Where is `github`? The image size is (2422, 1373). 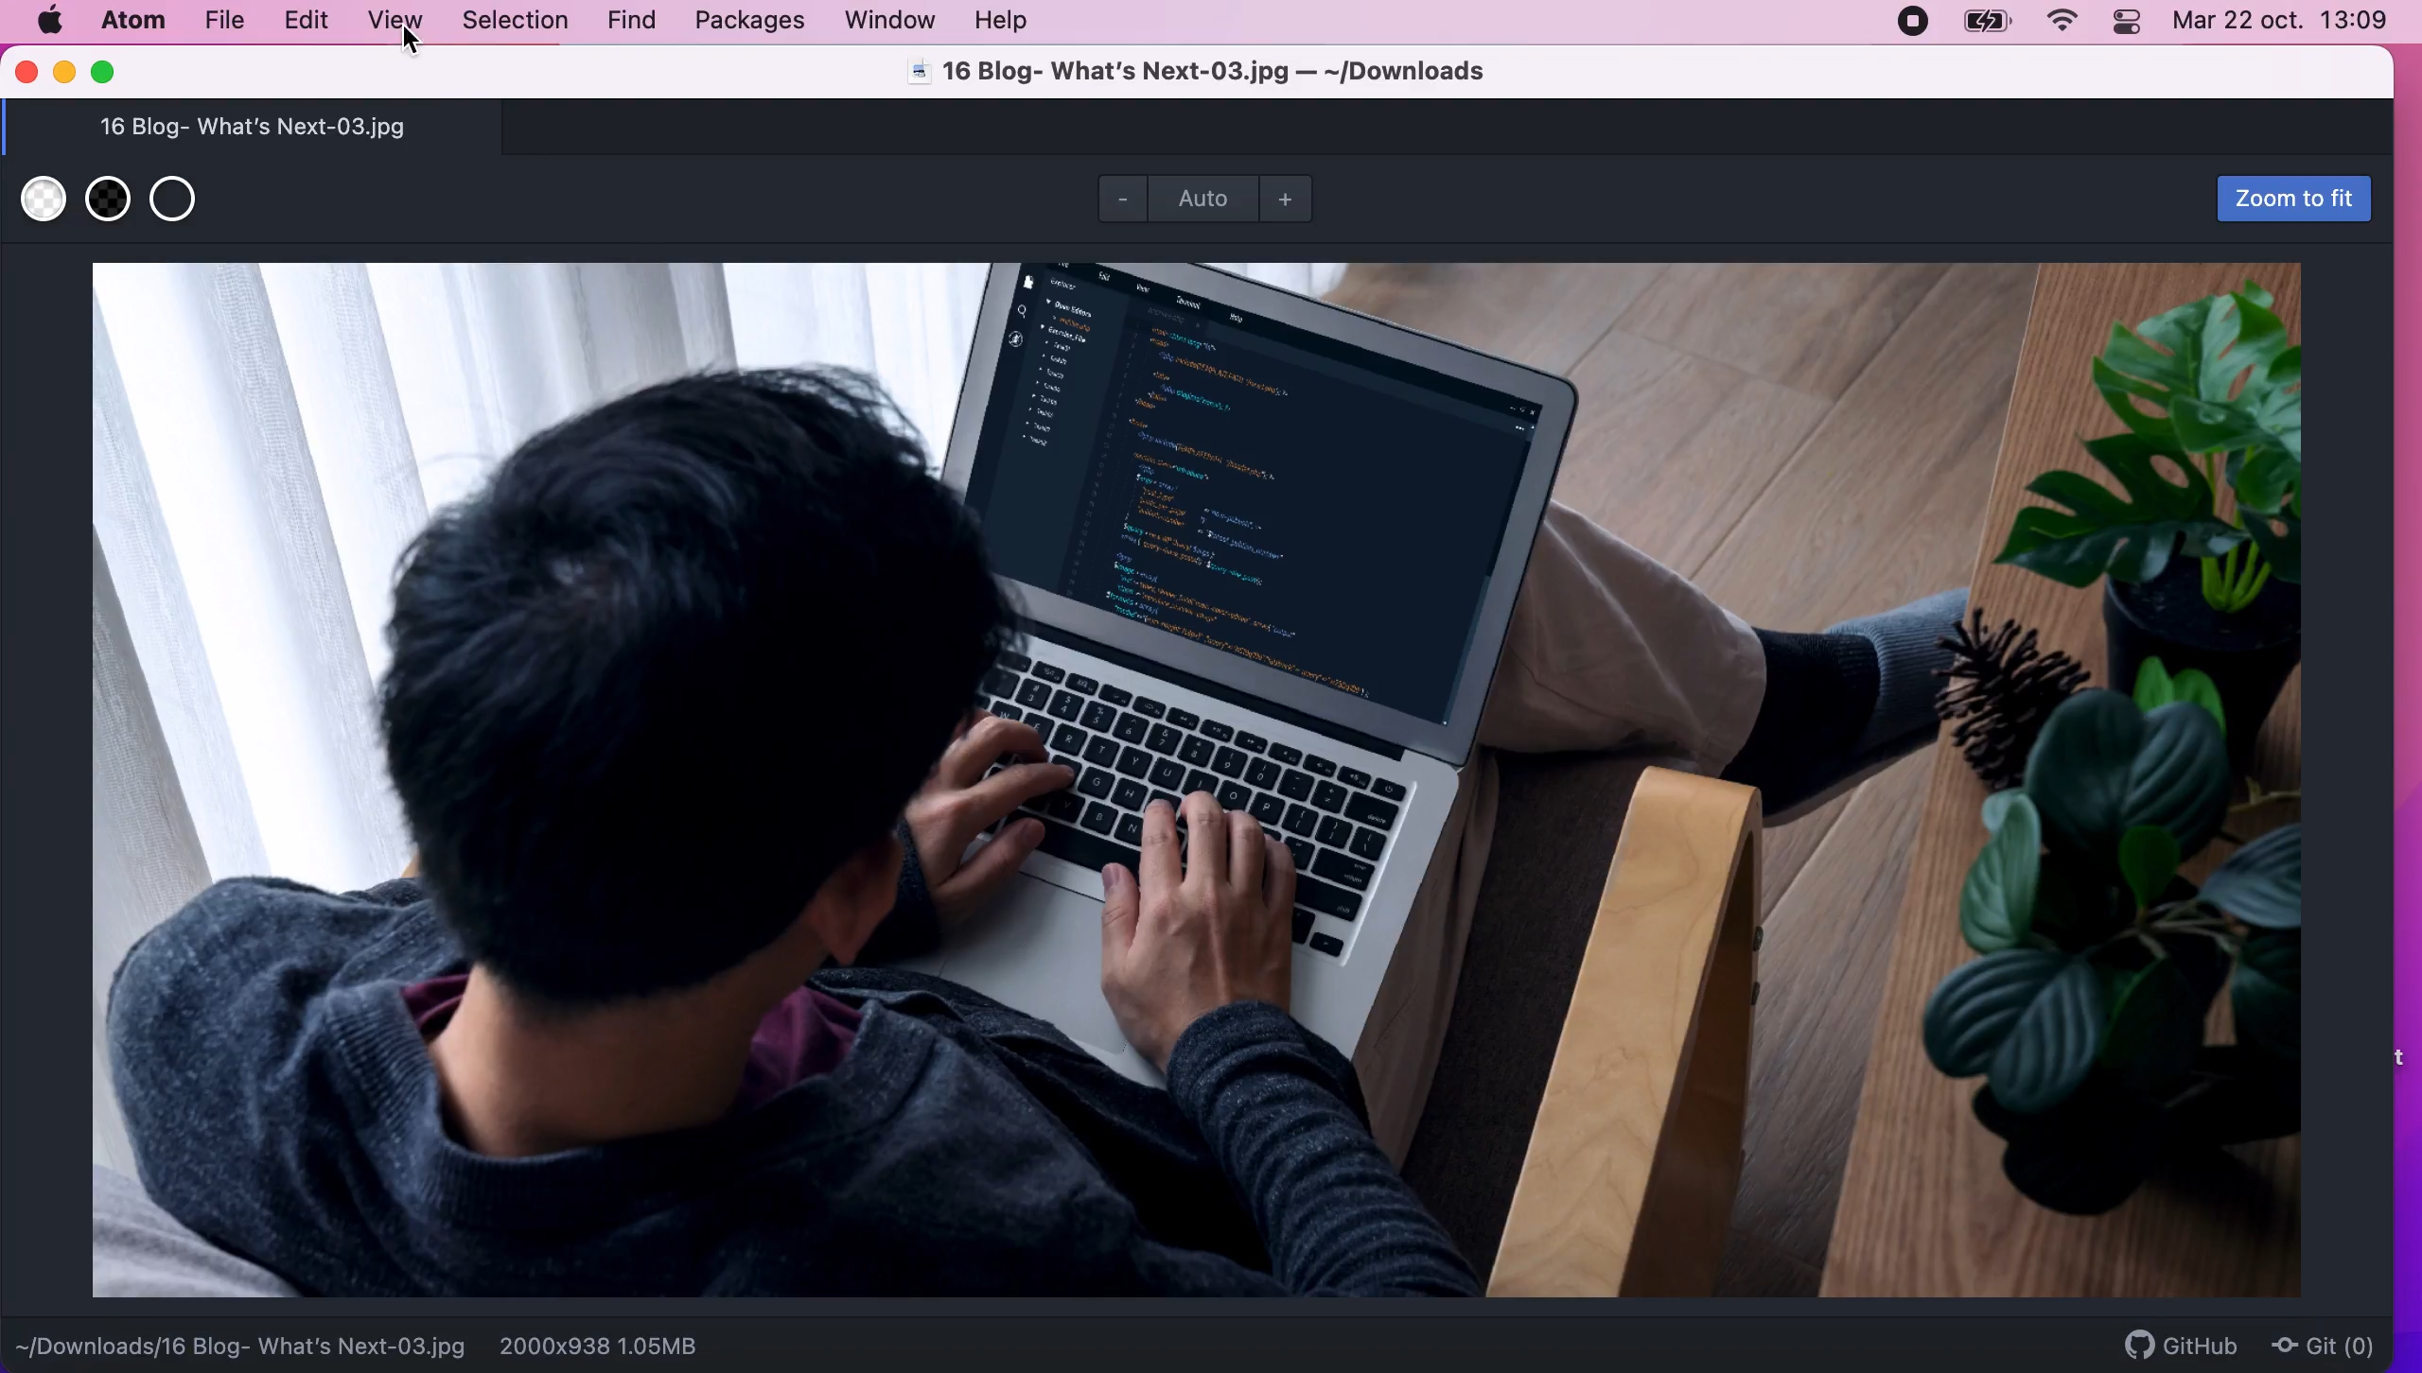
github is located at coordinates (2182, 1344).